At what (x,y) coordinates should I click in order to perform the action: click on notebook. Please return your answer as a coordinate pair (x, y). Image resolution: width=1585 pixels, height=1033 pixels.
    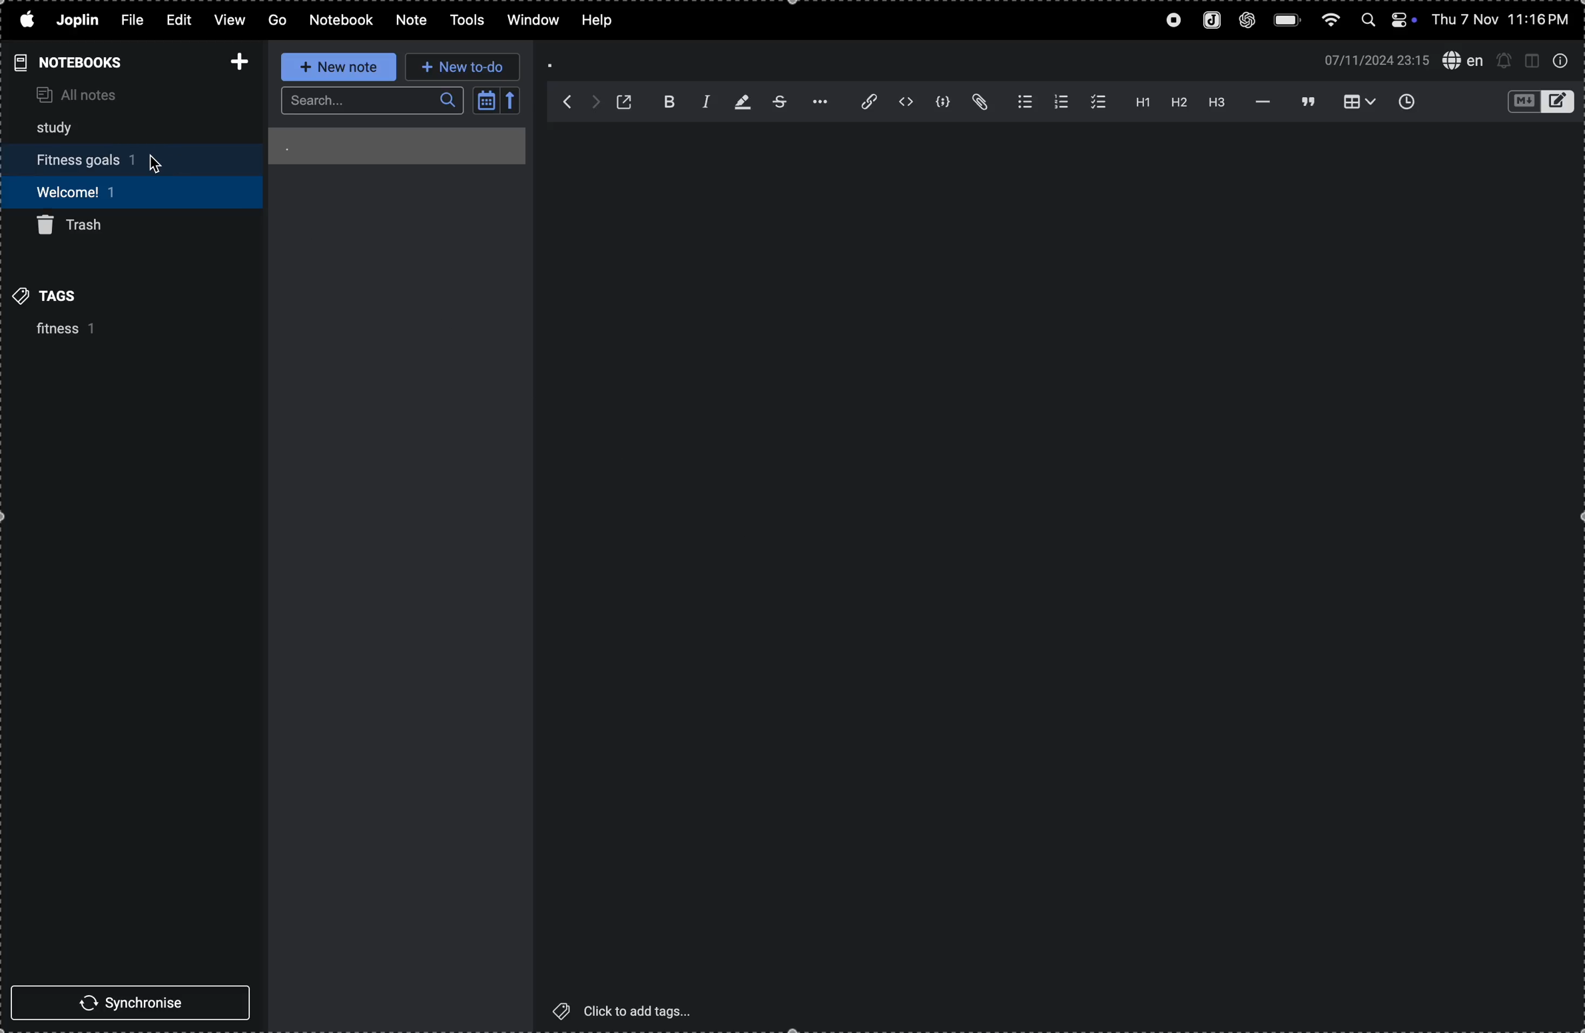
    Looking at the image, I should click on (342, 20).